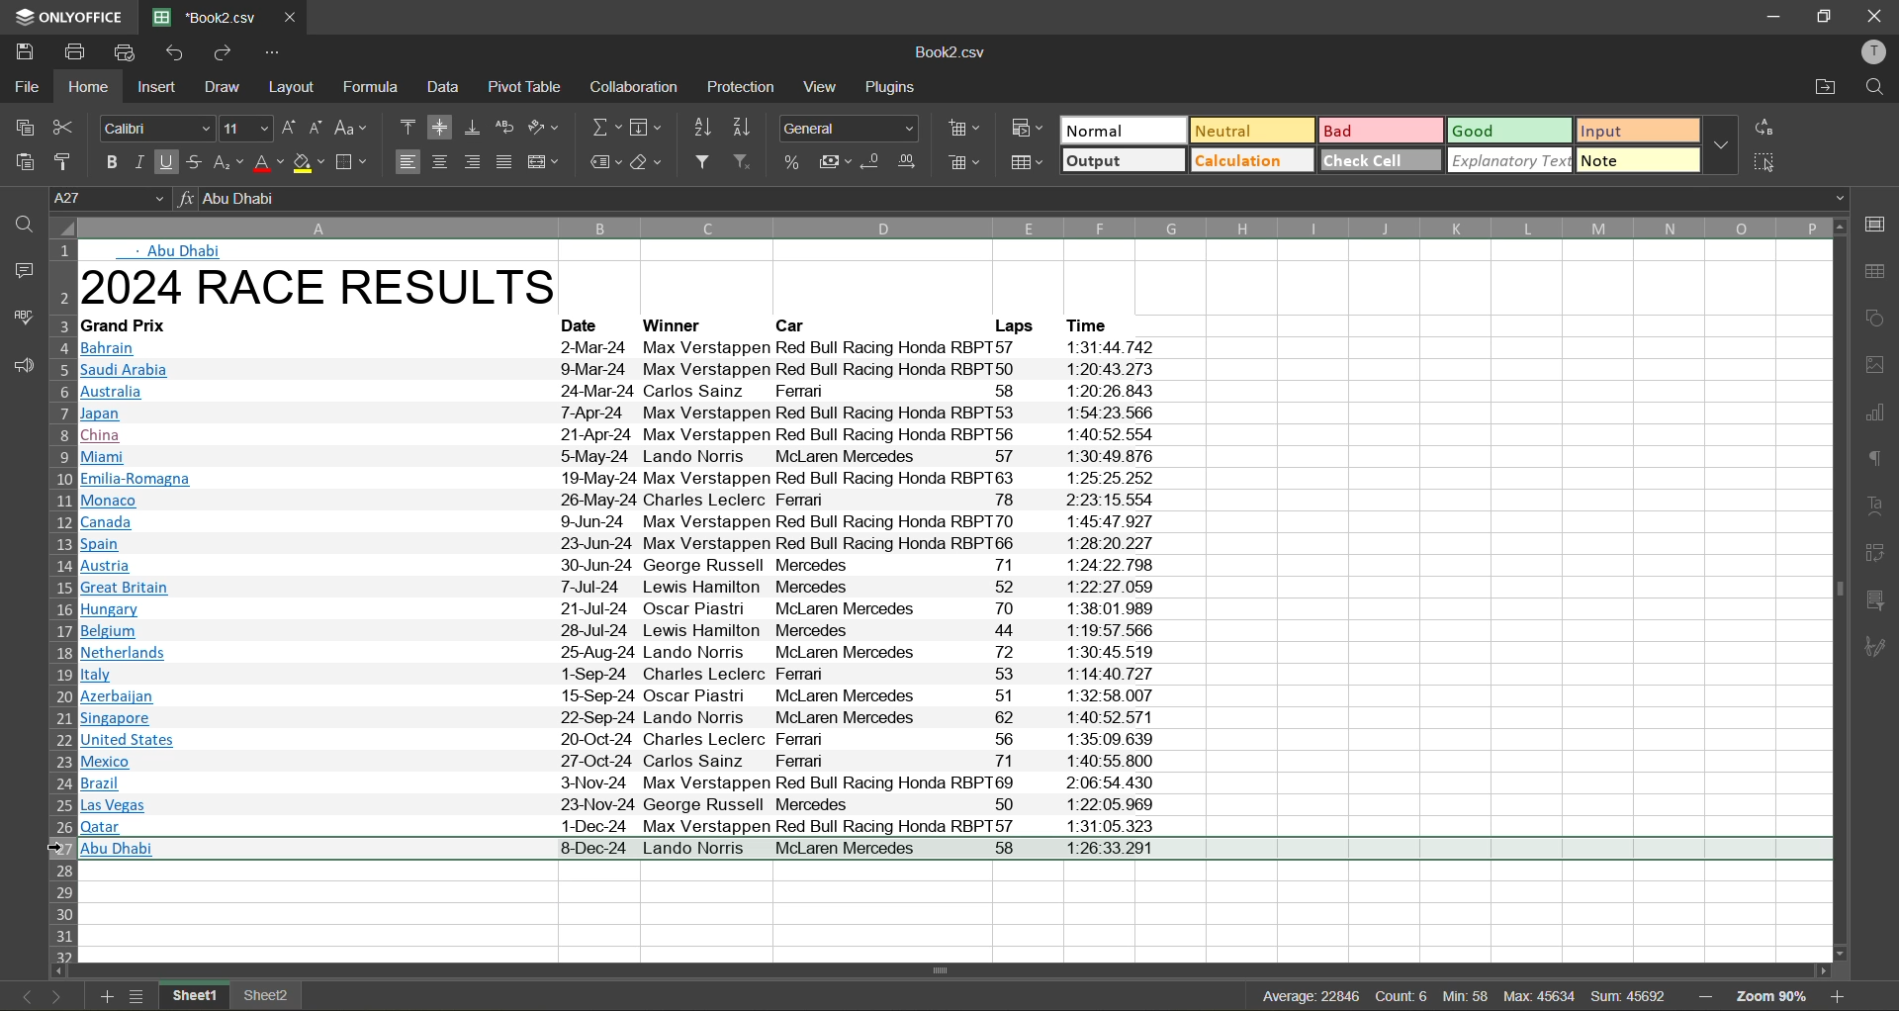 The image size is (1899, 1011). I want to click on text info, so click(182, 251).